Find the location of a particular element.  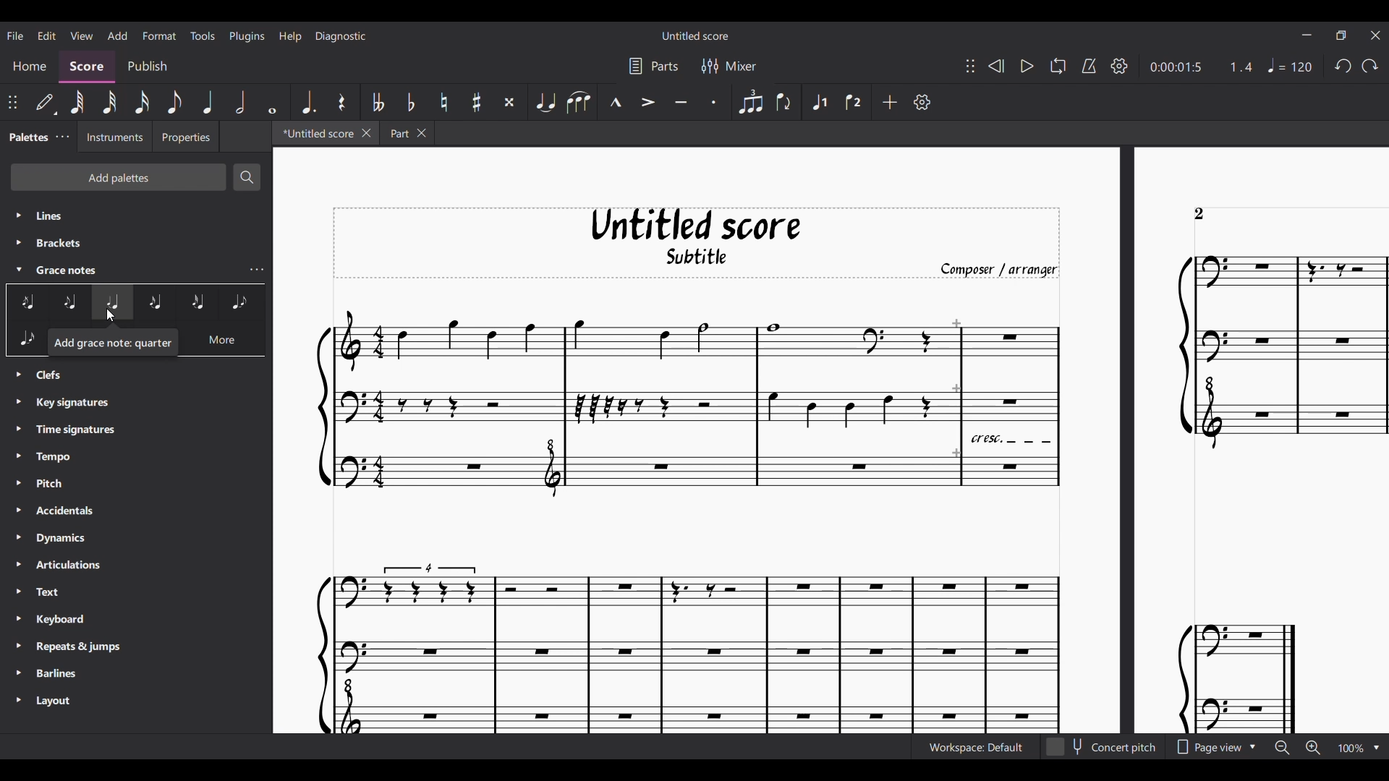

Default is located at coordinates (46, 103).